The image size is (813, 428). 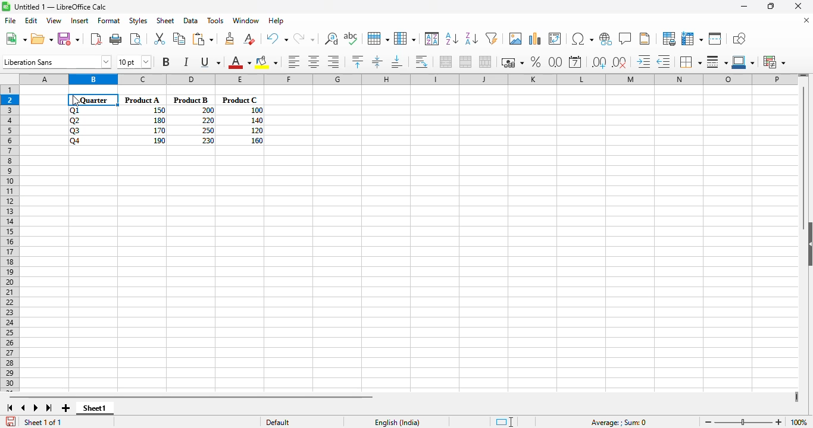 I want to click on Software logo, so click(x=6, y=7).